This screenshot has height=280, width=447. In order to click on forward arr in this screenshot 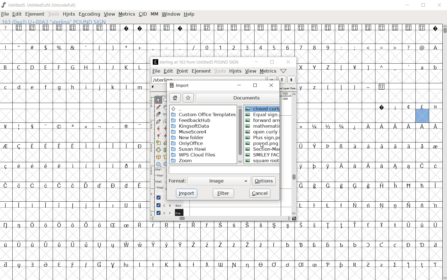, I will do `click(263, 120)`.